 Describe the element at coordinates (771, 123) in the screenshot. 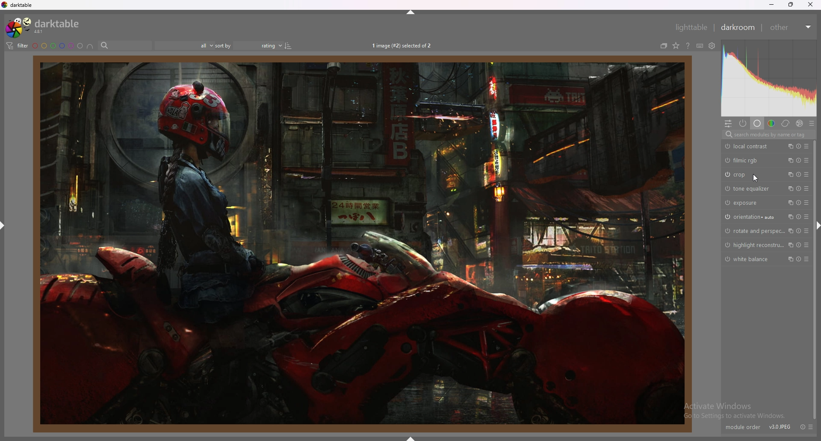

I see `color` at that location.